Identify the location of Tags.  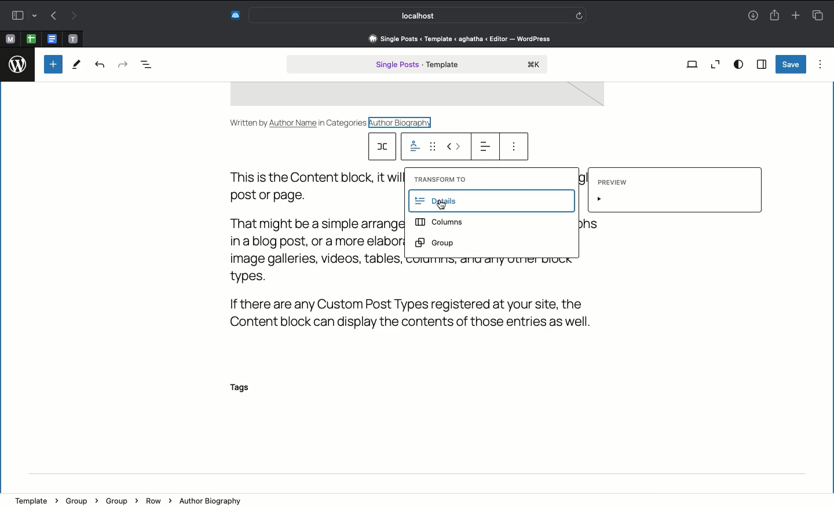
(246, 388).